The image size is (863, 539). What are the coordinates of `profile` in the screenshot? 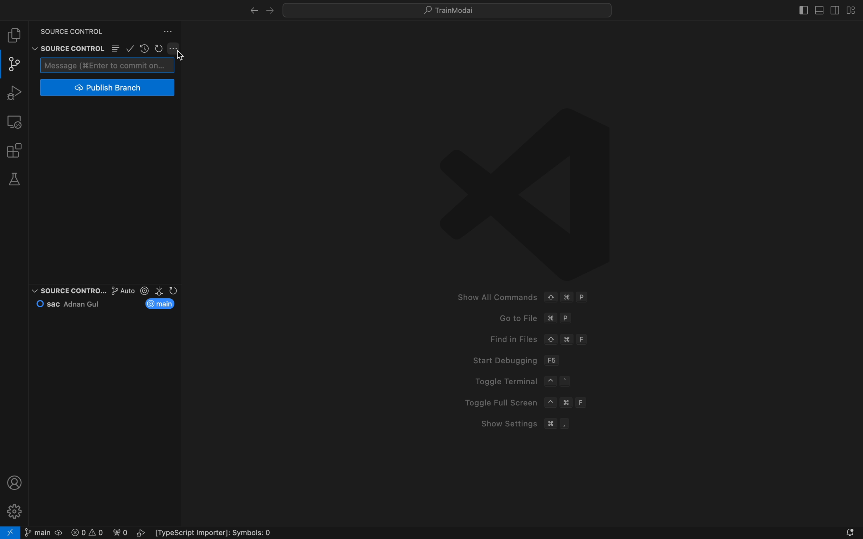 It's located at (15, 482).